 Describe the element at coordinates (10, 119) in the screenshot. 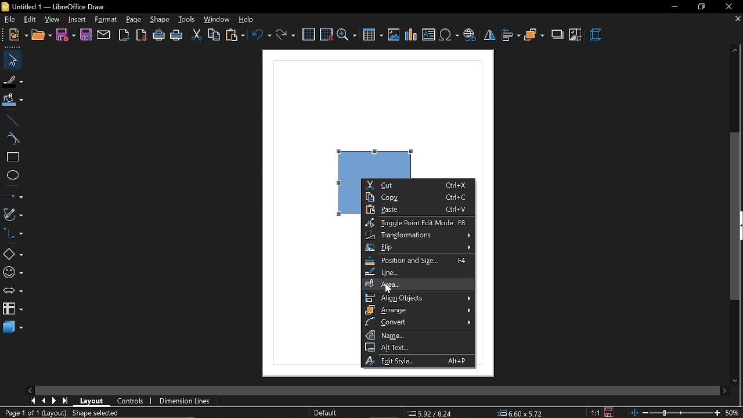

I see `Line` at that location.